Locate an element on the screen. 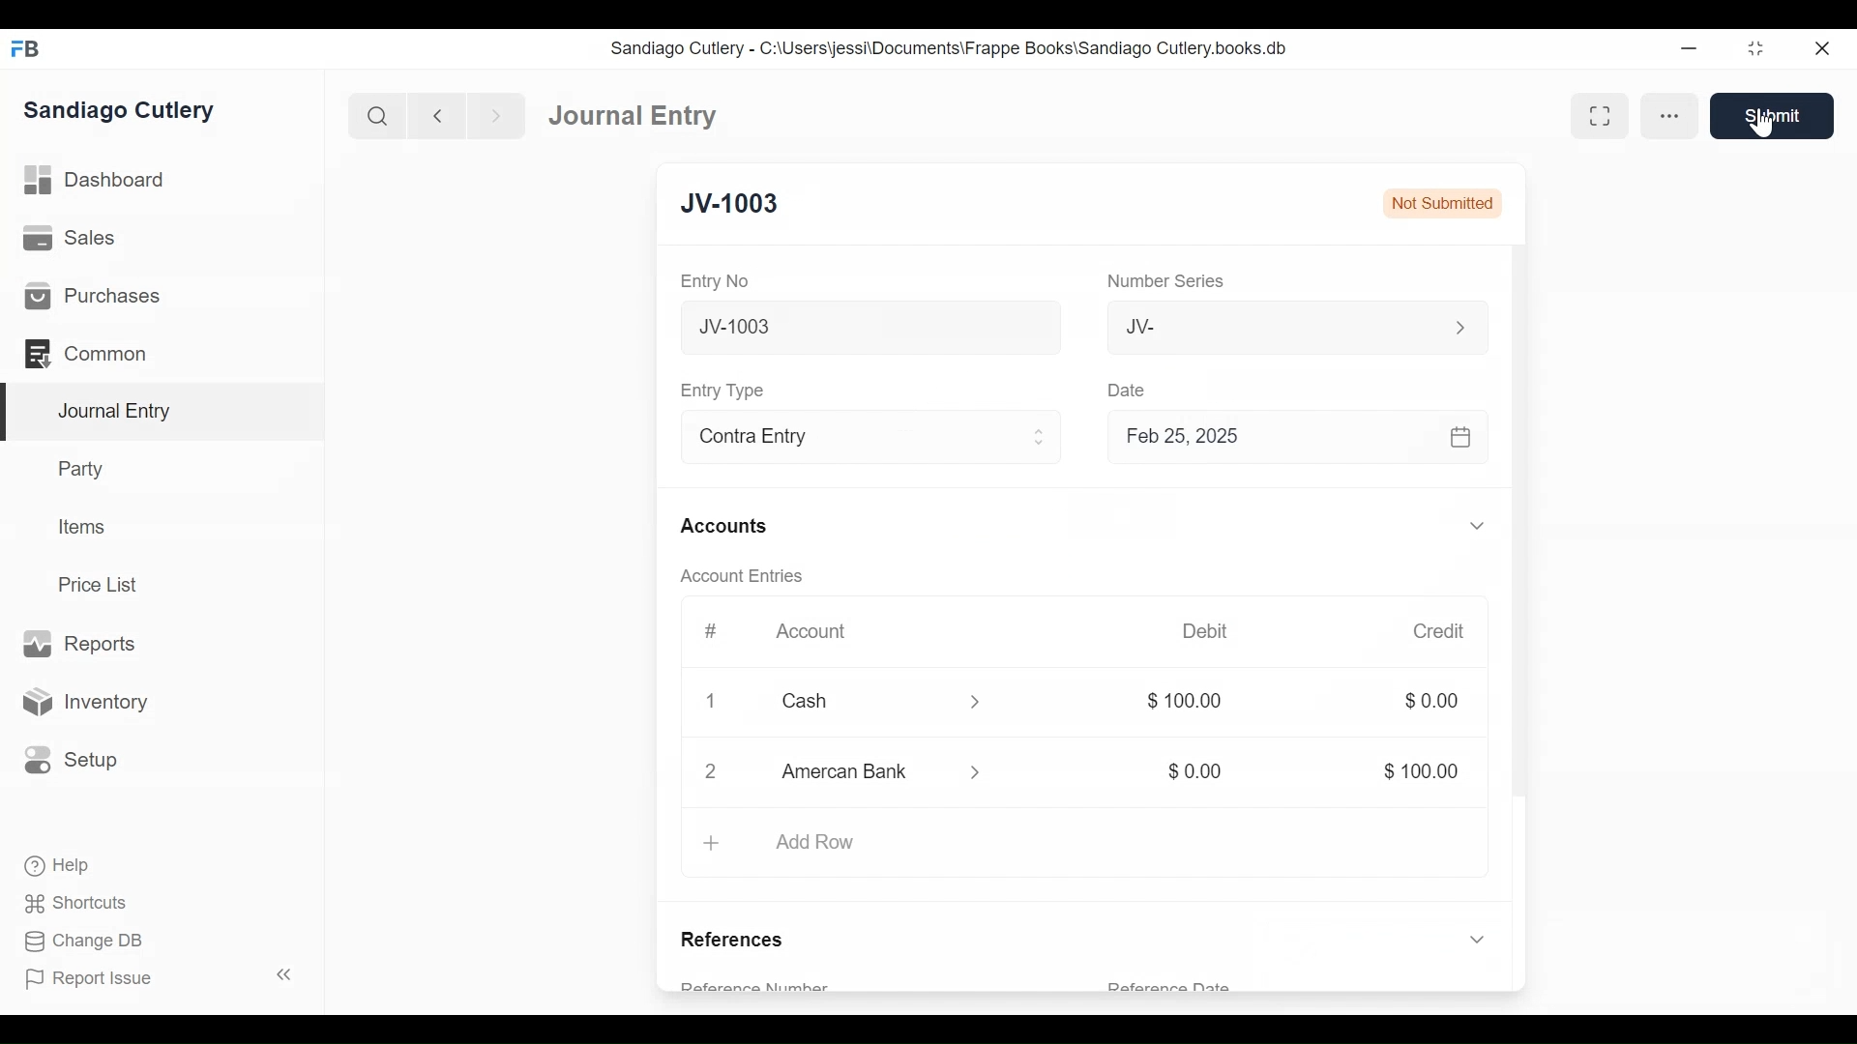  $100.00 is located at coordinates (1419, 771).